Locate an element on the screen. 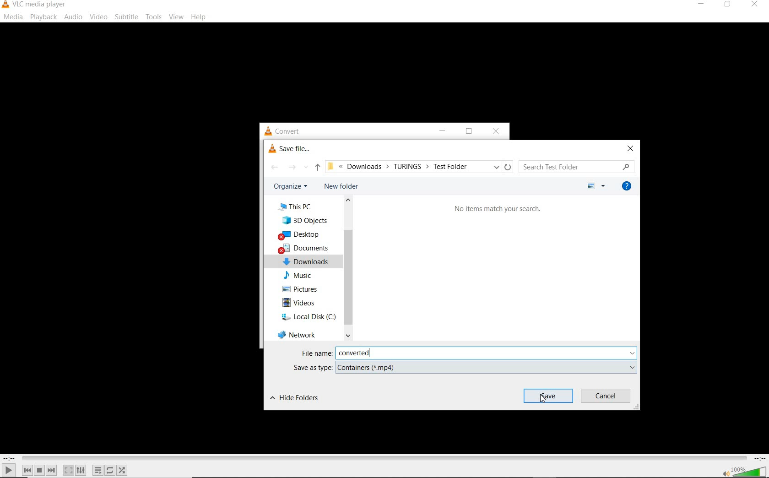 This screenshot has width=769, height=478. video is located at coordinates (98, 17).